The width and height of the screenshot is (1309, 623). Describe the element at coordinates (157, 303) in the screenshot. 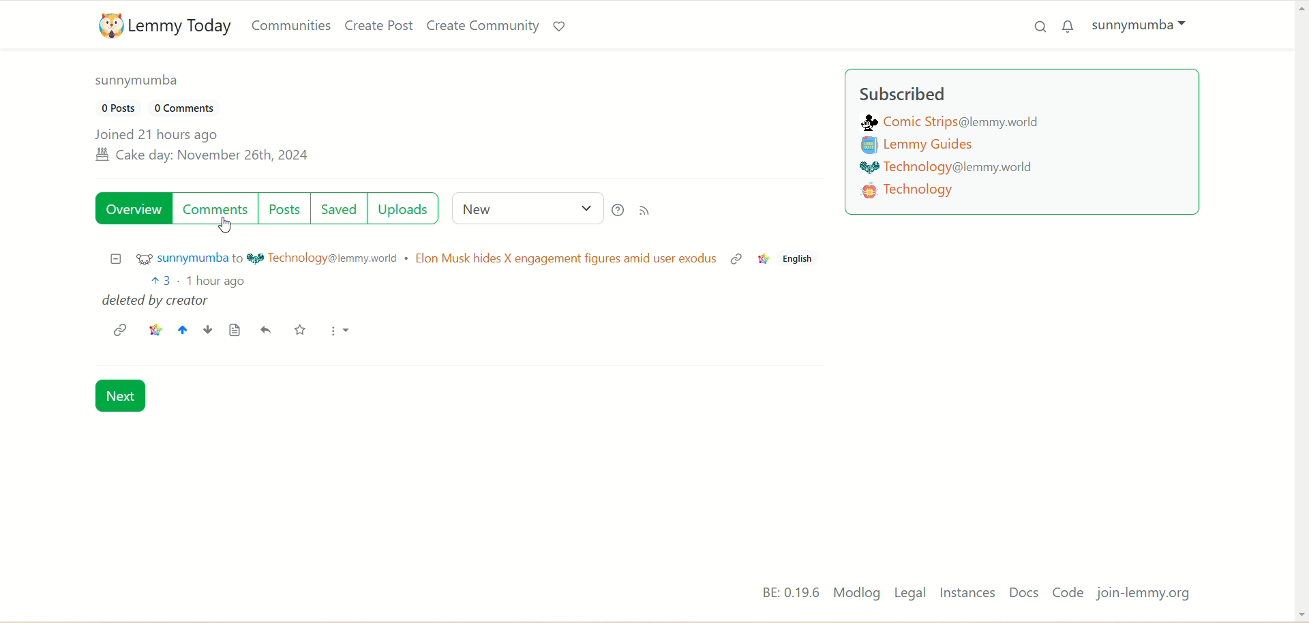

I see `deleted by creator` at that location.